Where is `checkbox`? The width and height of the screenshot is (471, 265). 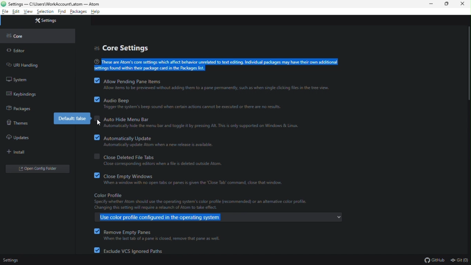 checkbox is located at coordinates (97, 121).